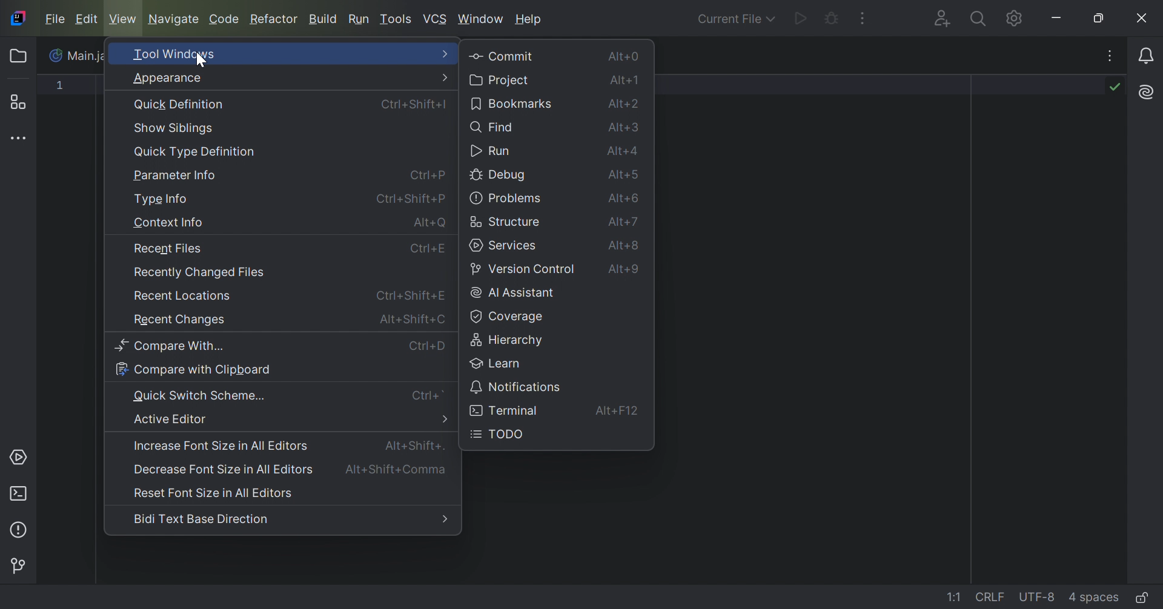  What do you see at coordinates (863, 18) in the screenshot?
I see `More actions` at bounding box center [863, 18].